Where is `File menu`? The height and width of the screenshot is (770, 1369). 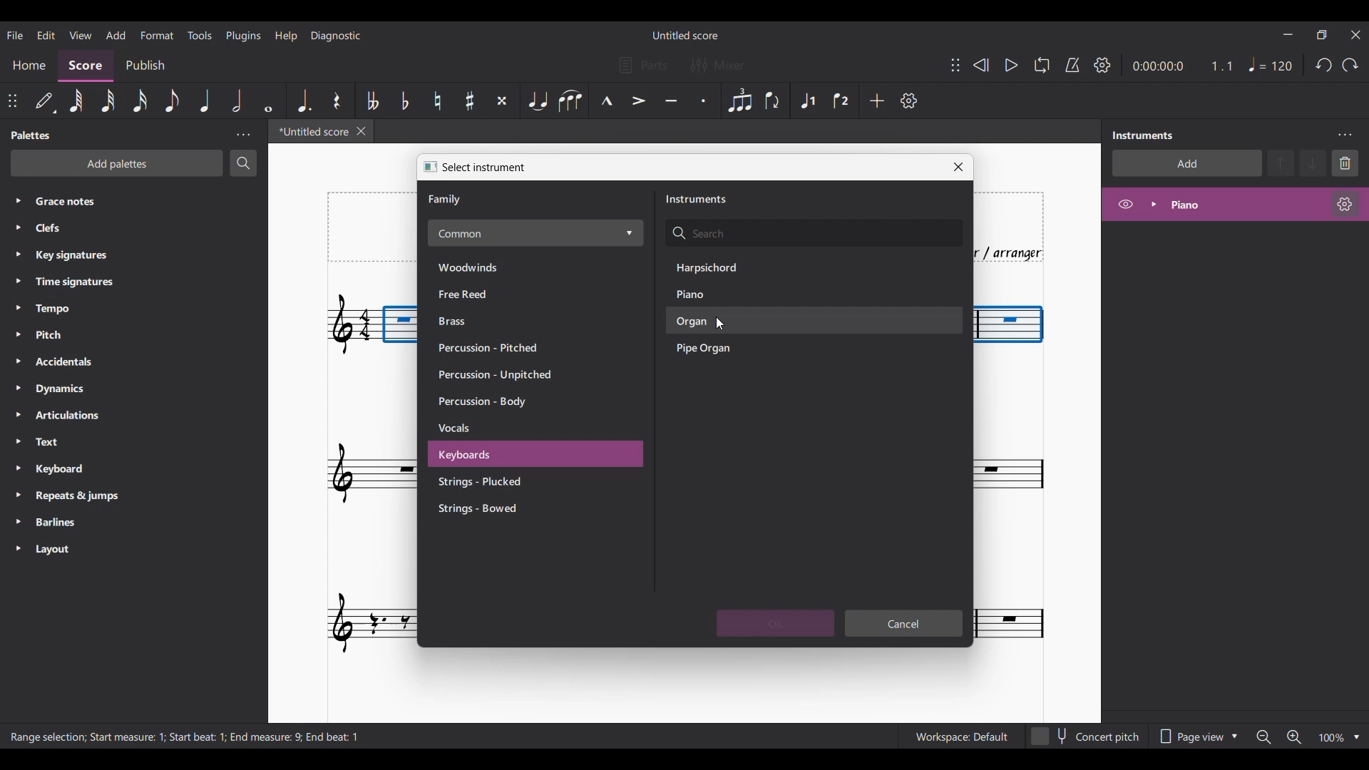
File menu is located at coordinates (14, 35).